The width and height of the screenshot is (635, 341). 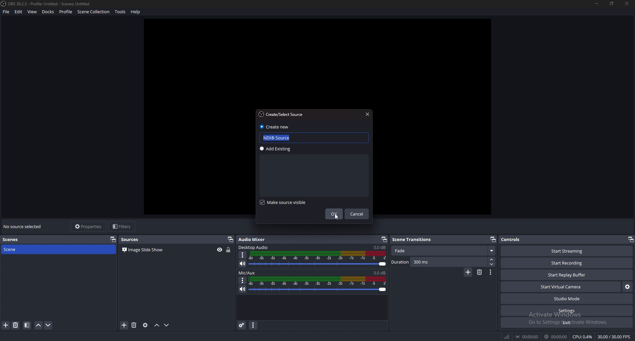 What do you see at coordinates (380, 272) in the screenshot?
I see `volume level` at bounding box center [380, 272].